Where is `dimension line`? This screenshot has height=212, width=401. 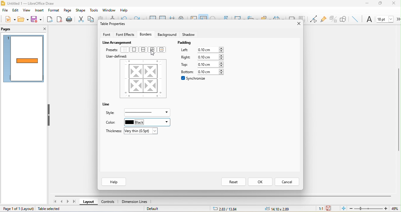
dimension line is located at coordinates (134, 201).